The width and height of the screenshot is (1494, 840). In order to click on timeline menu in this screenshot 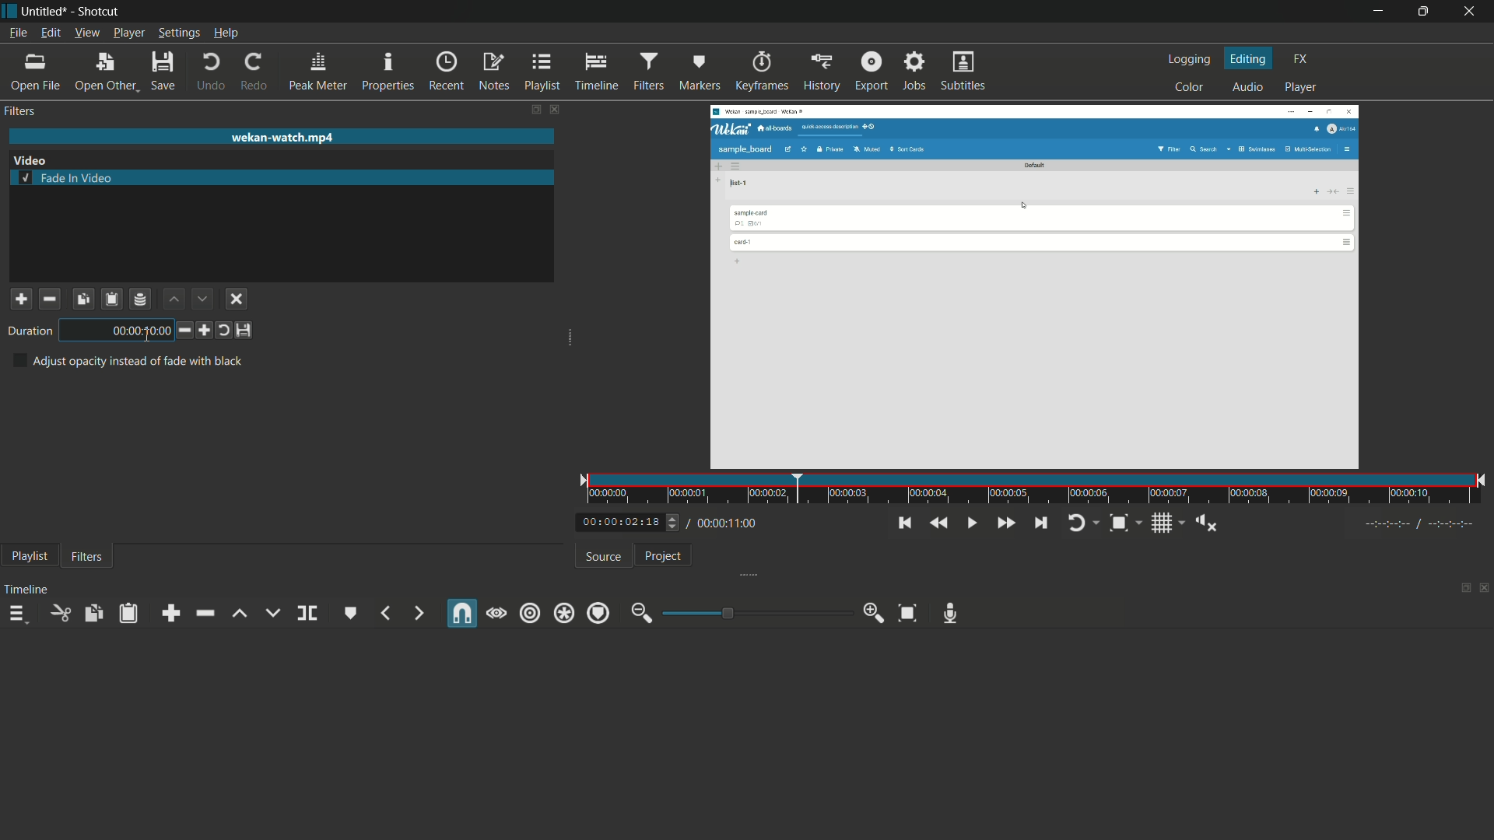, I will do `click(17, 613)`.